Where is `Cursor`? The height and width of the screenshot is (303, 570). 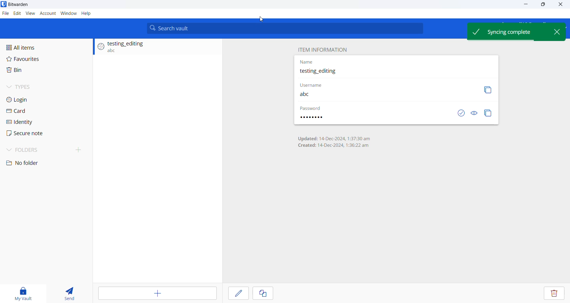 Cursor is located at coordinates (262, 20).